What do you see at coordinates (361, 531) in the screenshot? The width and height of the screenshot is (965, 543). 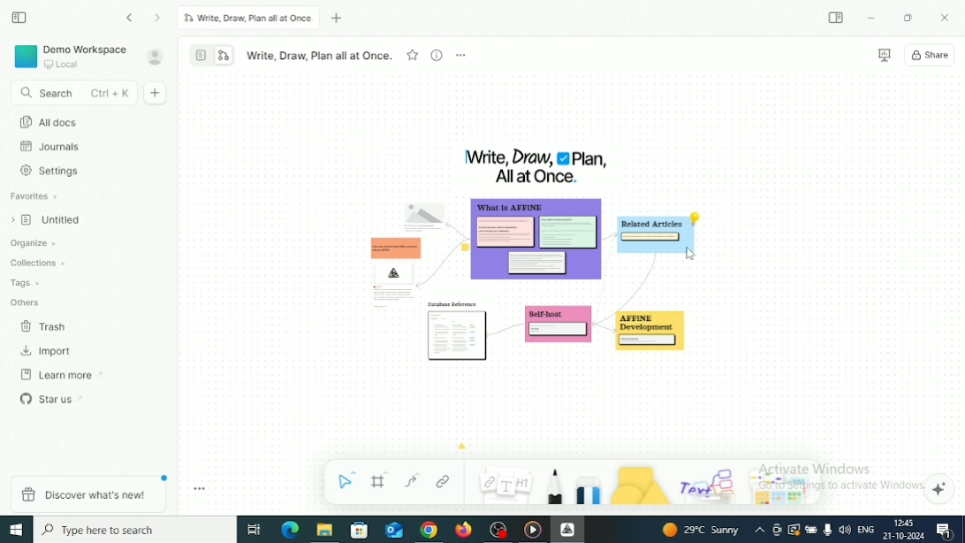 I see `Microsoft store` at bounding box center [361, 531].